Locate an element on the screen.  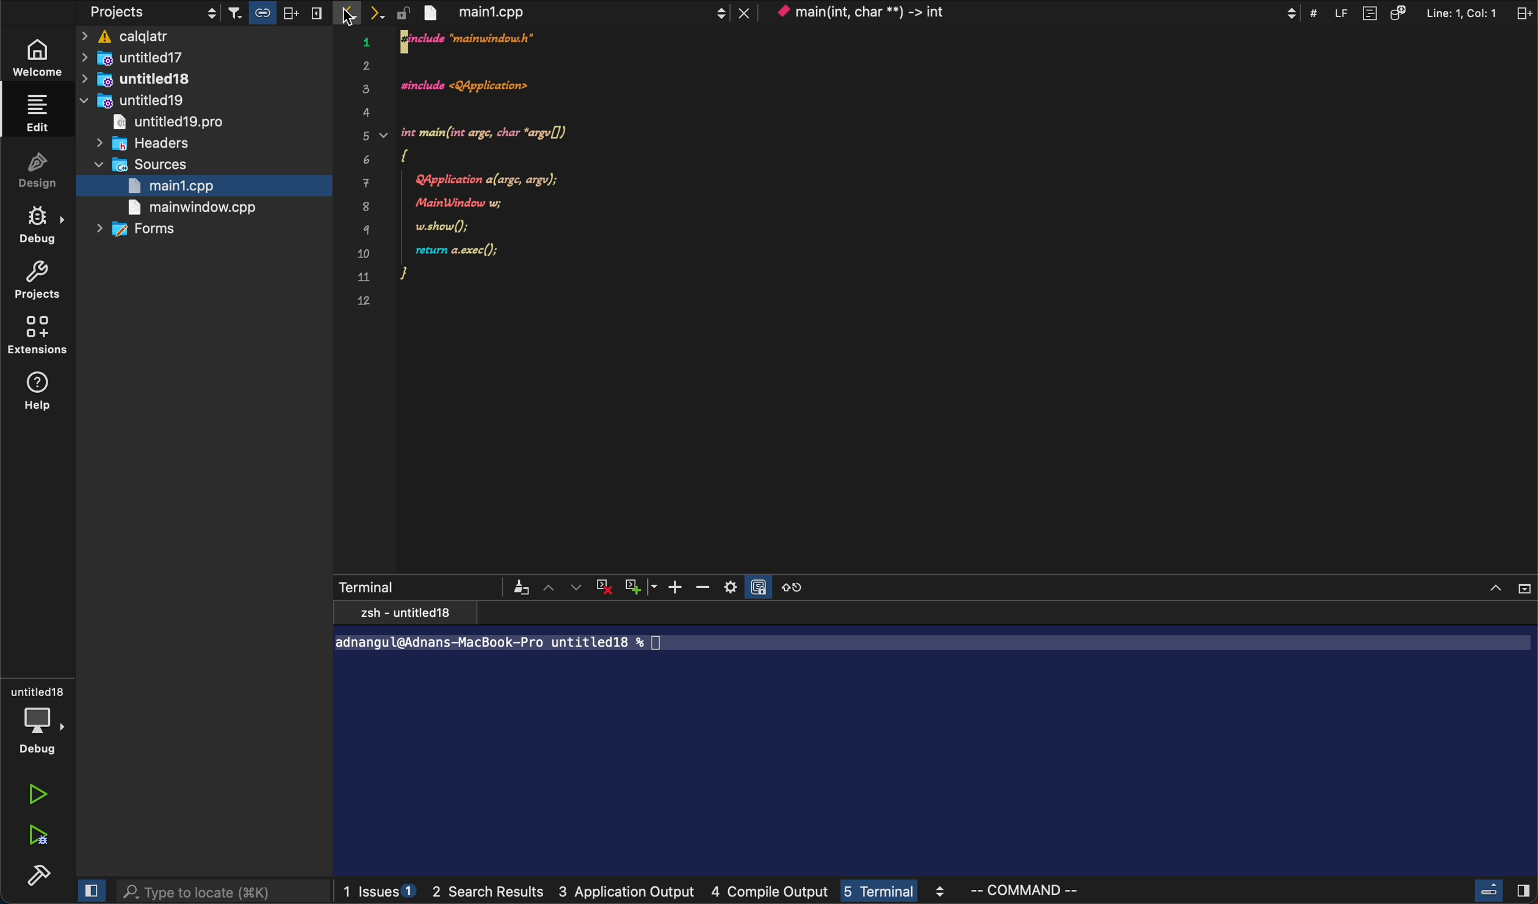
cross is located at coordinates (607, 587).